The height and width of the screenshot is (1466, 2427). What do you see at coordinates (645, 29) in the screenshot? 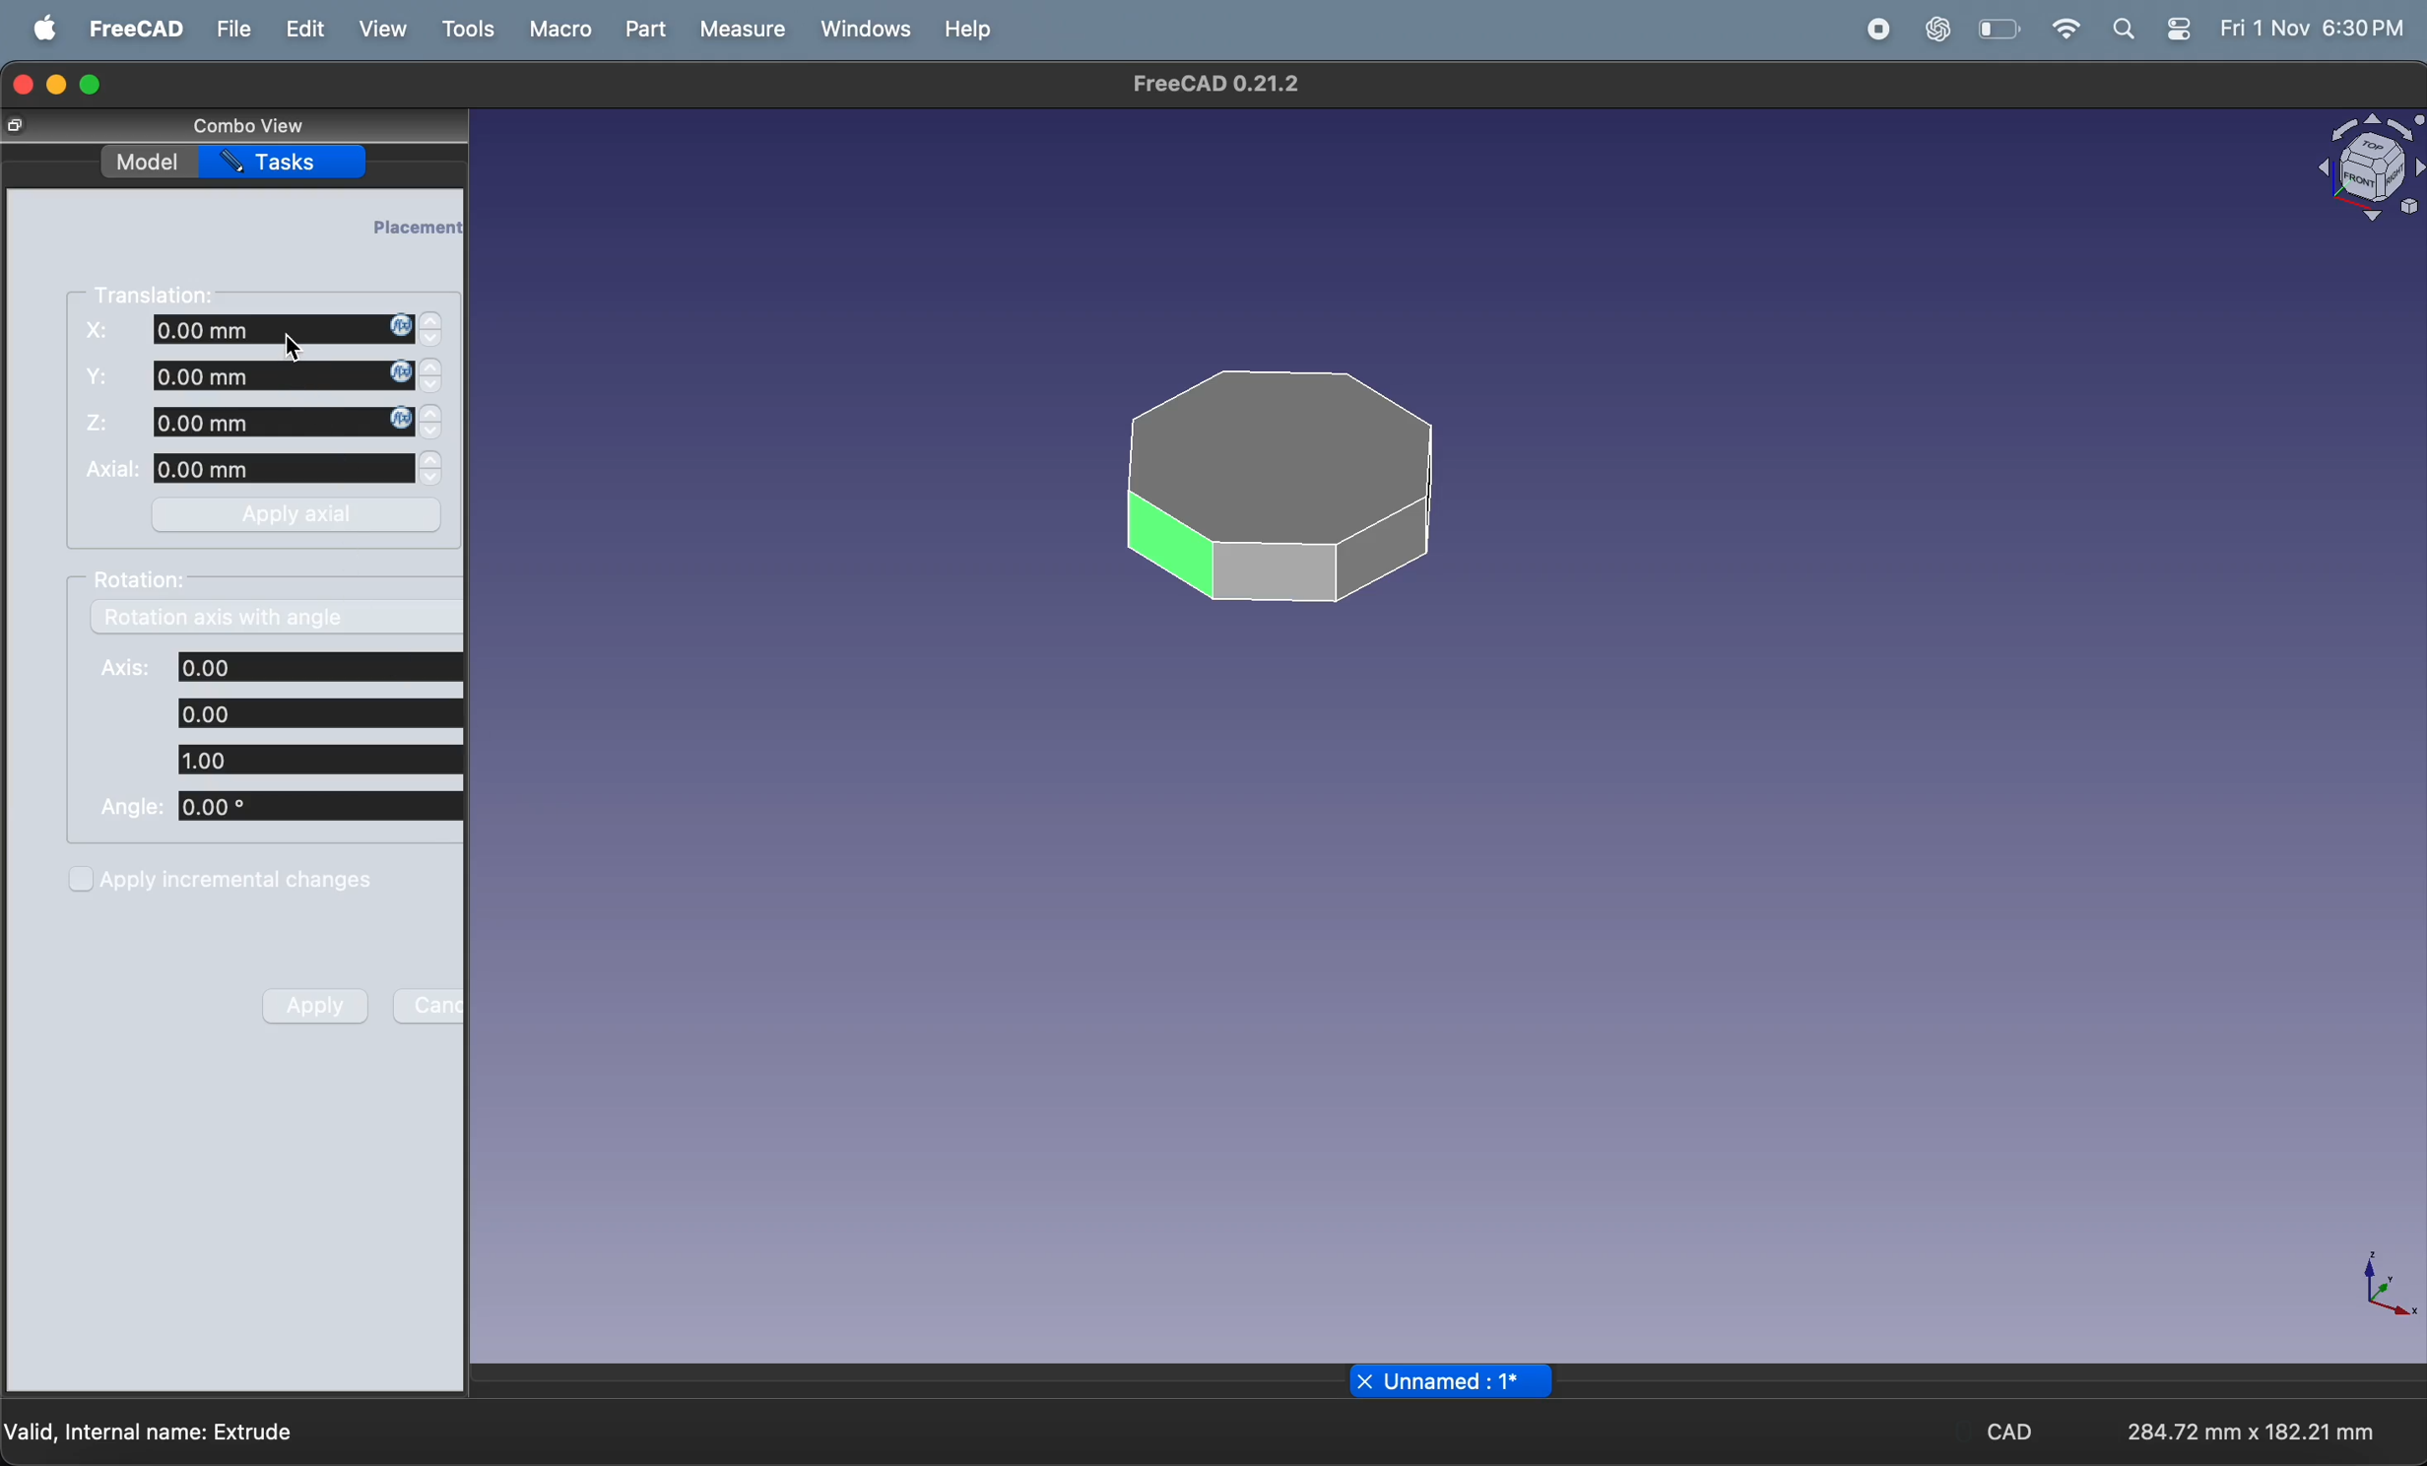
I see `part` at bounding box center [645, 29].